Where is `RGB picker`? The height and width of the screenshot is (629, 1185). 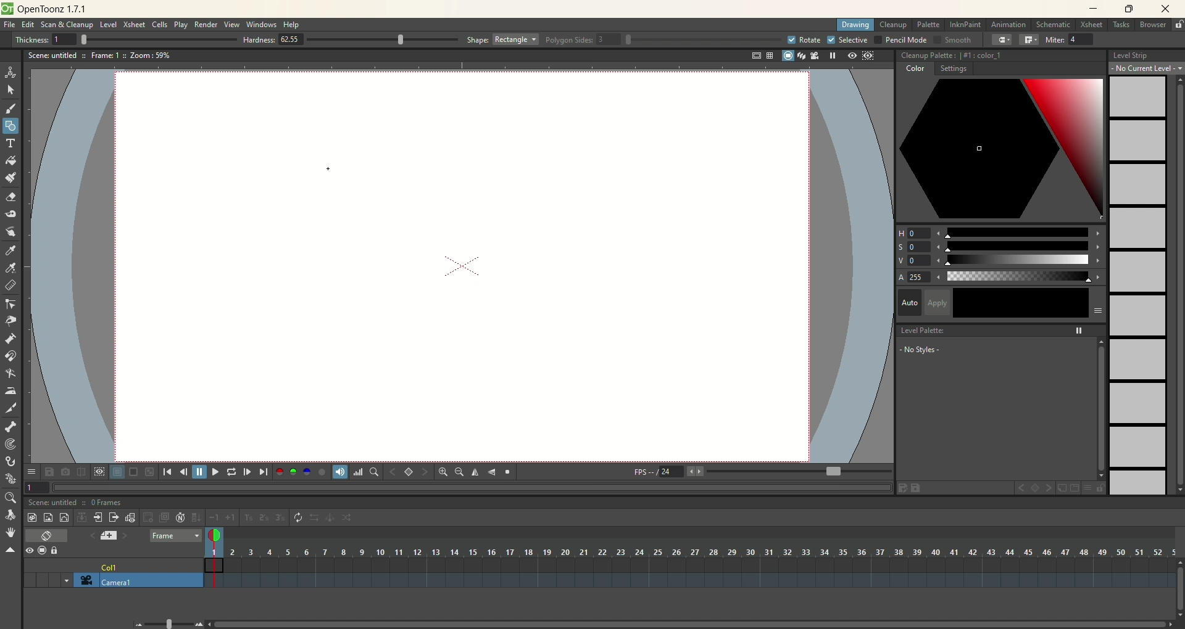 RGB picker is located at coordinates (12, 268).